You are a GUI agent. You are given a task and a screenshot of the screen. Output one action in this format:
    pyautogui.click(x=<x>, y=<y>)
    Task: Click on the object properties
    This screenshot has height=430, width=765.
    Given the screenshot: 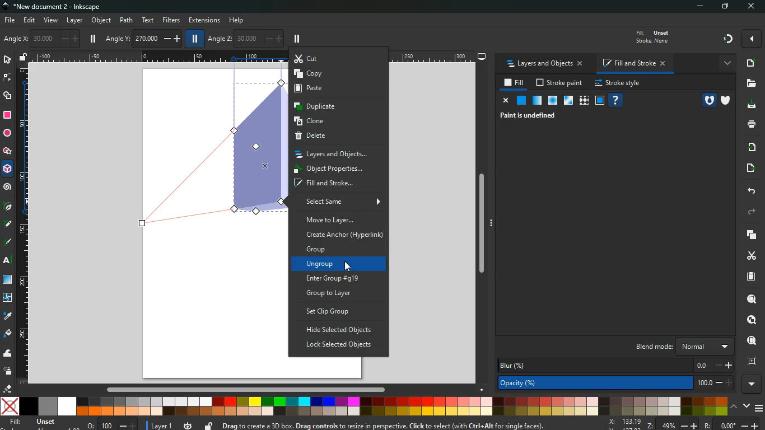 What is the action you would take?
    pyautogui.click(x=337, y=170)
    